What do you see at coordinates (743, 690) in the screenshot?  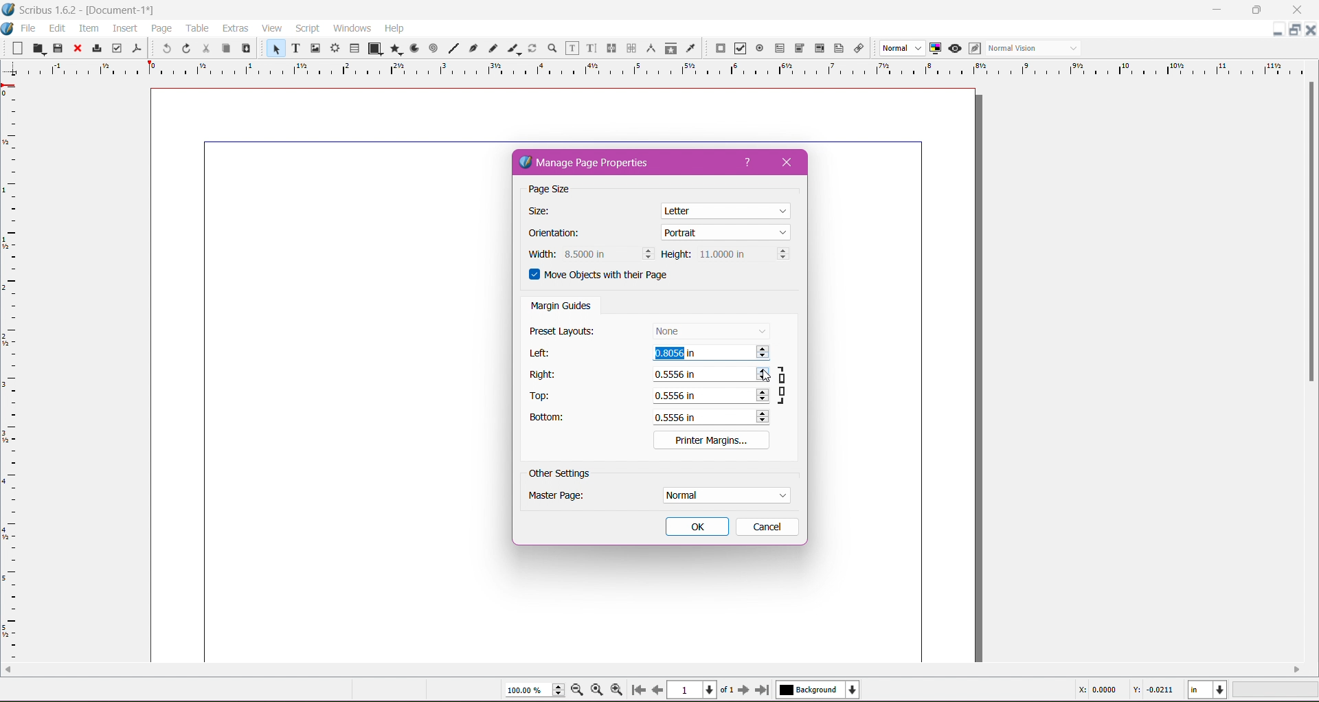 I see `Go to next page` at bounding box center [743, 690].